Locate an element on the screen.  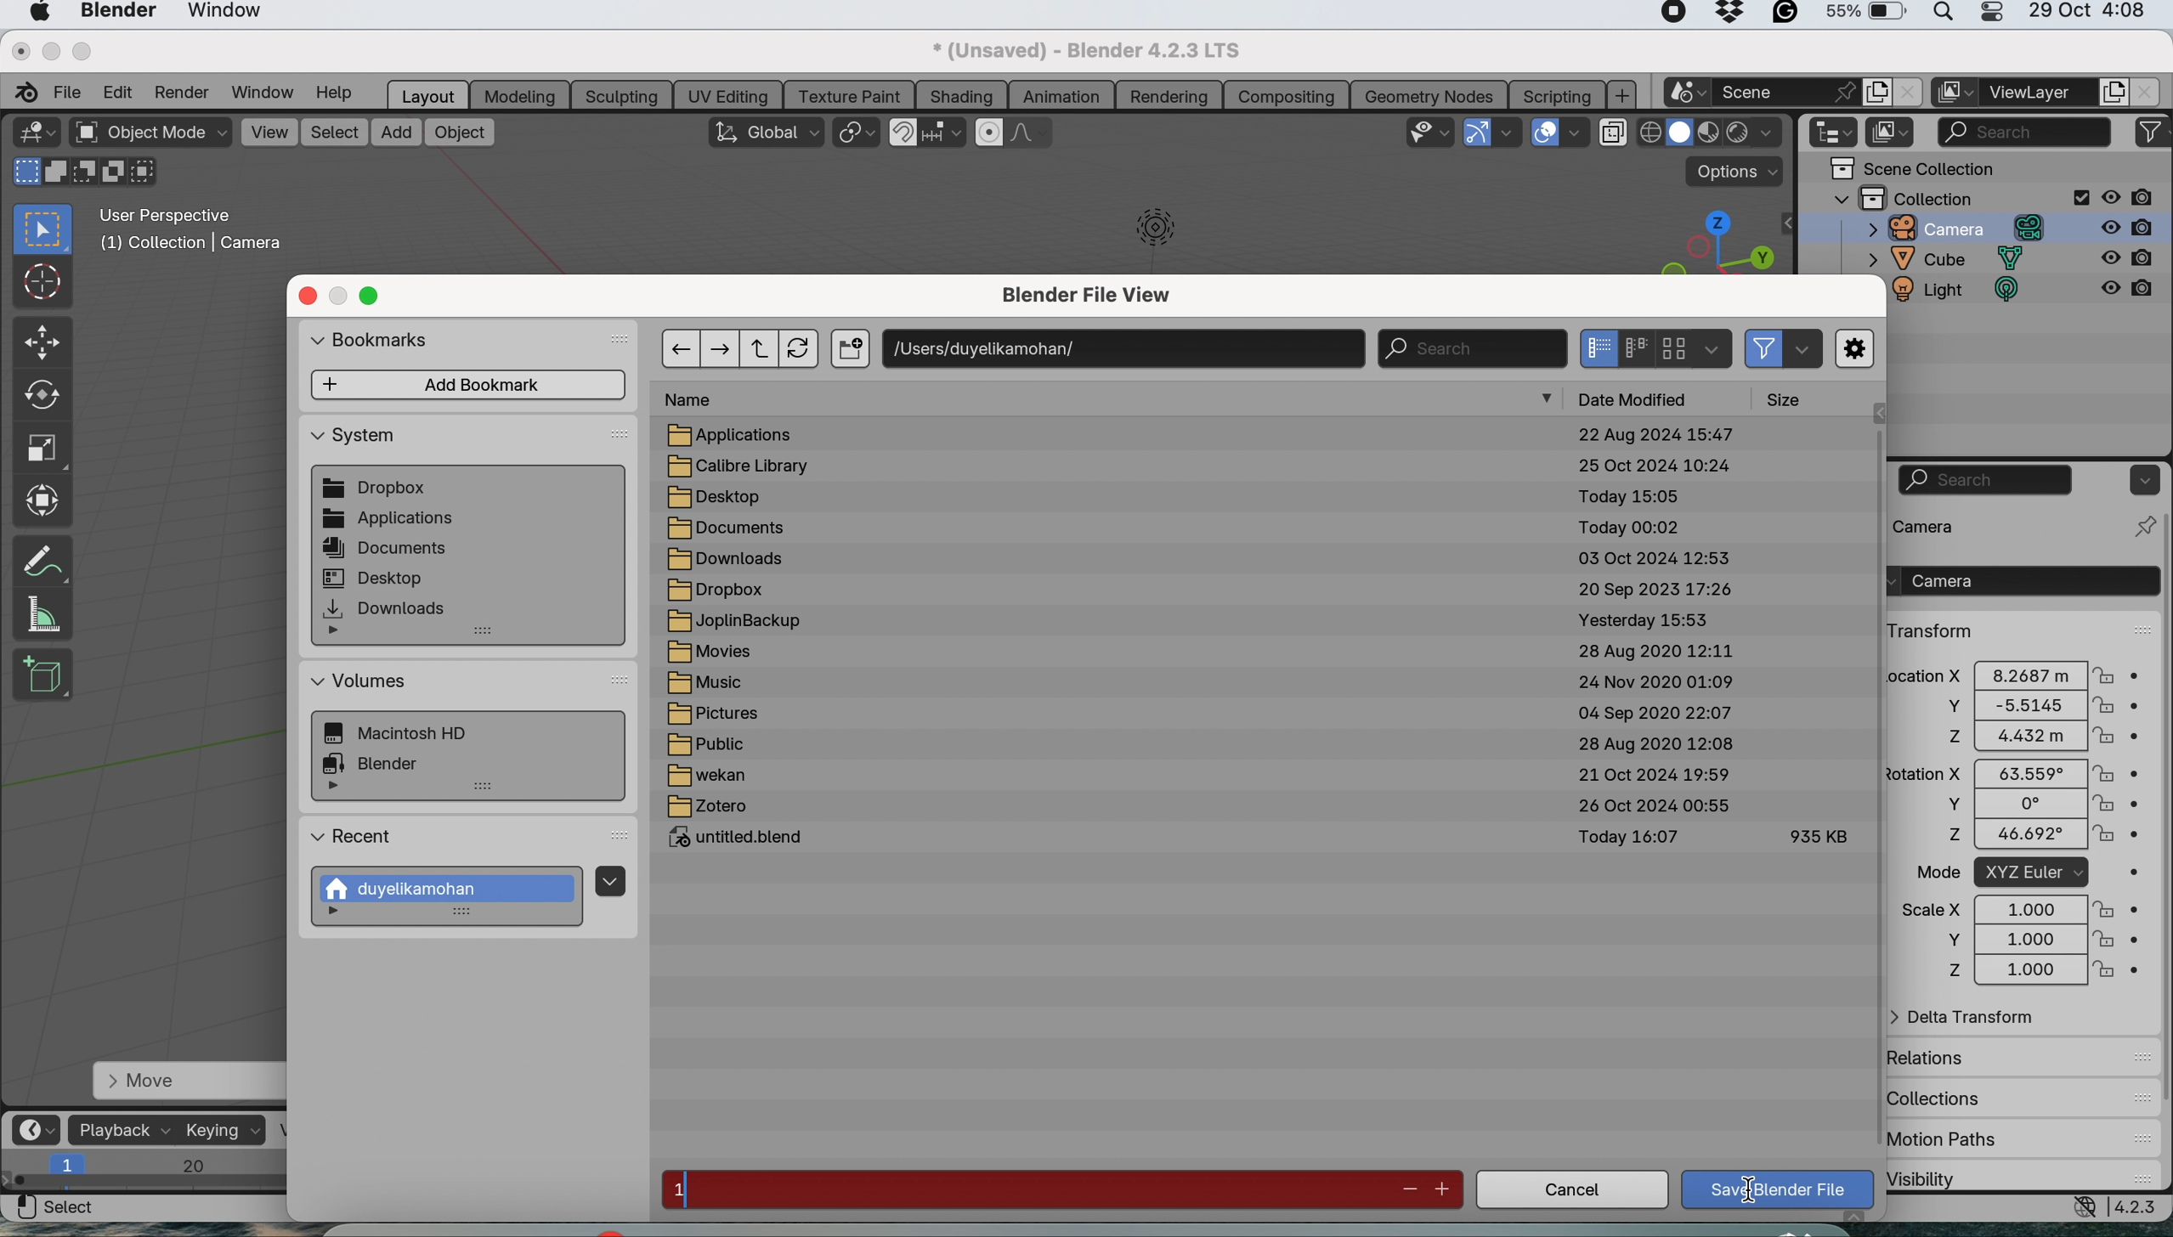
collapse is located at coordinates (1788, 223).